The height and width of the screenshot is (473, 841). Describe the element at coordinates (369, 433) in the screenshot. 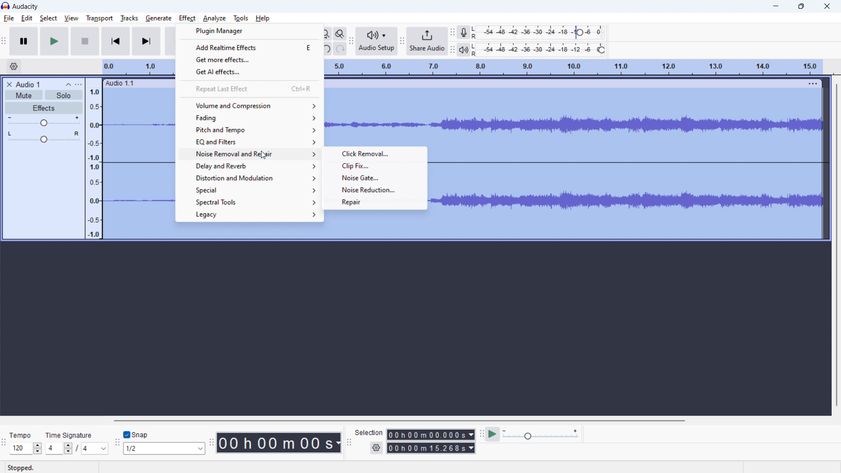

I see `Selection` at that location.